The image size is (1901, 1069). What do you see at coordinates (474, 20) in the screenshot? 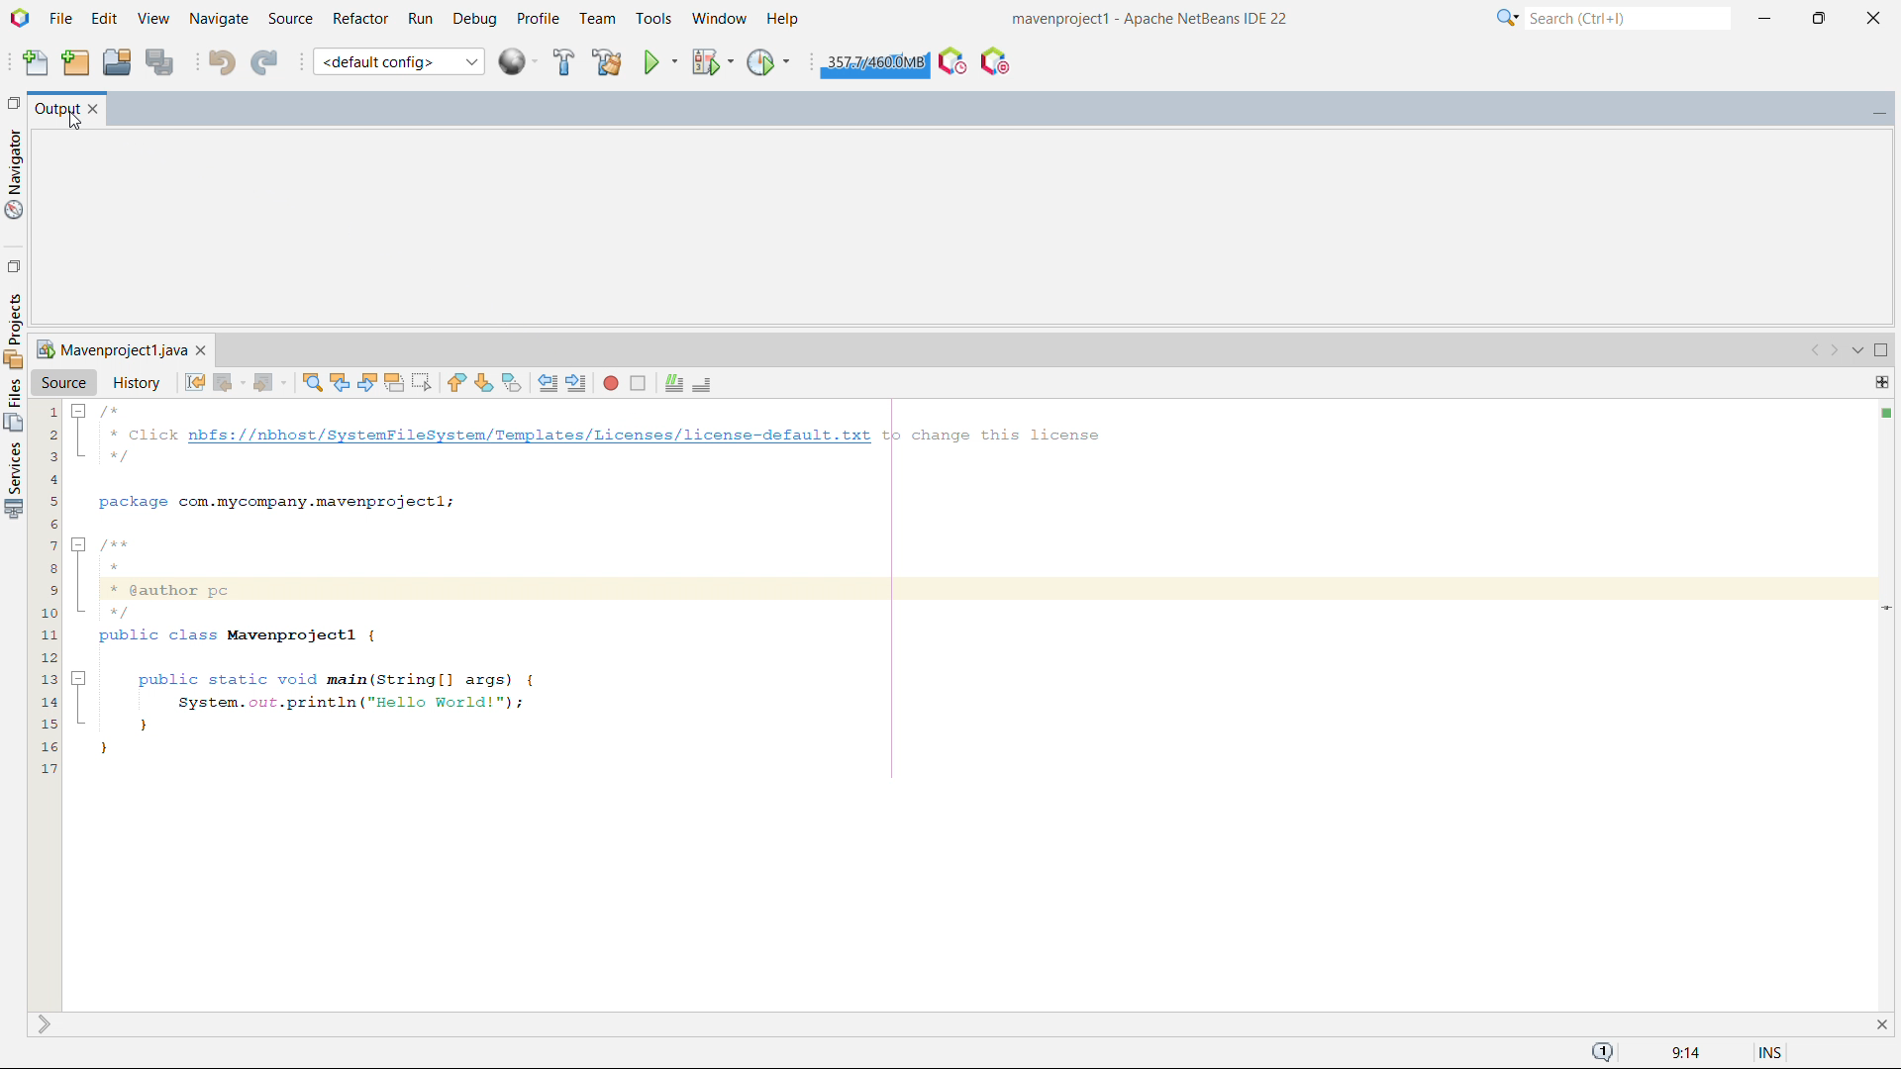
I see `debug` at bounding box center [474, 20].